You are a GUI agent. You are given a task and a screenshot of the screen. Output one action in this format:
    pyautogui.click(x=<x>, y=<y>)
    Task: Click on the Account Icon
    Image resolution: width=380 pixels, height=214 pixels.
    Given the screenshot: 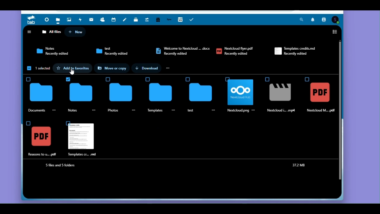 What is the action you would take?
    pyautogui.click(x=336, y=20)
    